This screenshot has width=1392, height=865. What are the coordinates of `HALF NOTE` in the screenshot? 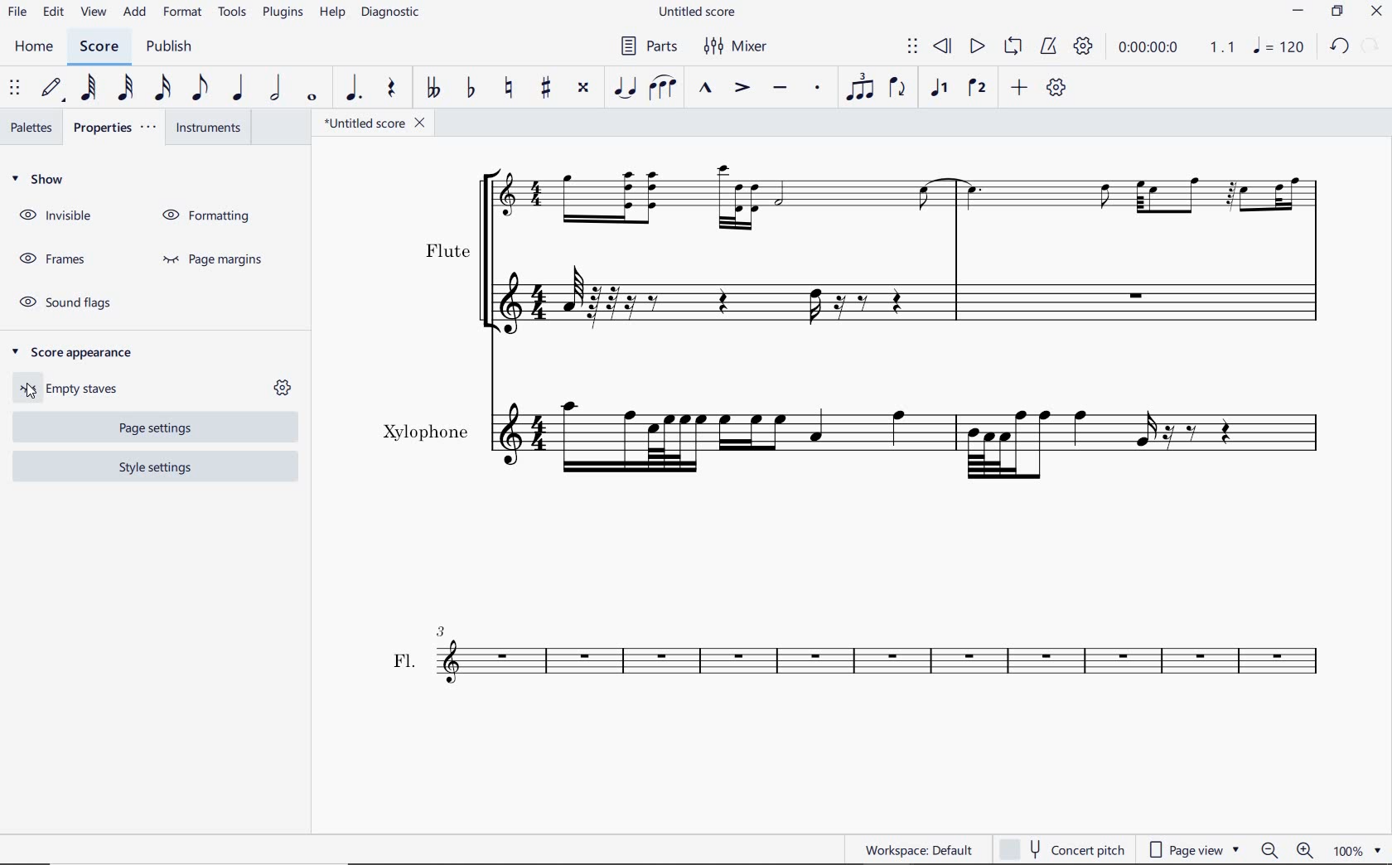 It's located at (278, 89).